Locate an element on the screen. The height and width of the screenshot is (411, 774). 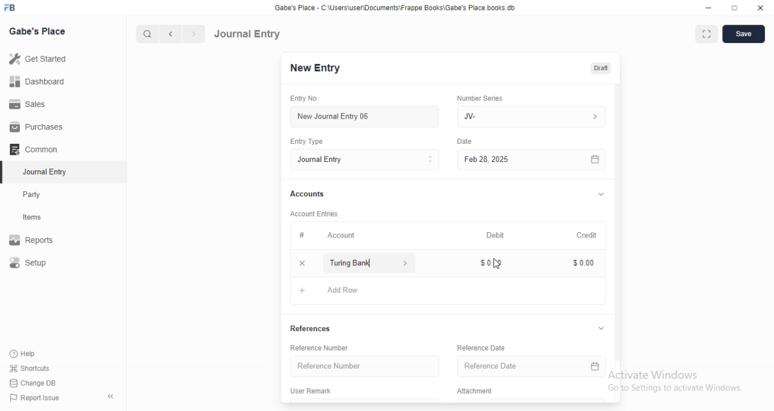
Common is located at coordinates (37, 149).